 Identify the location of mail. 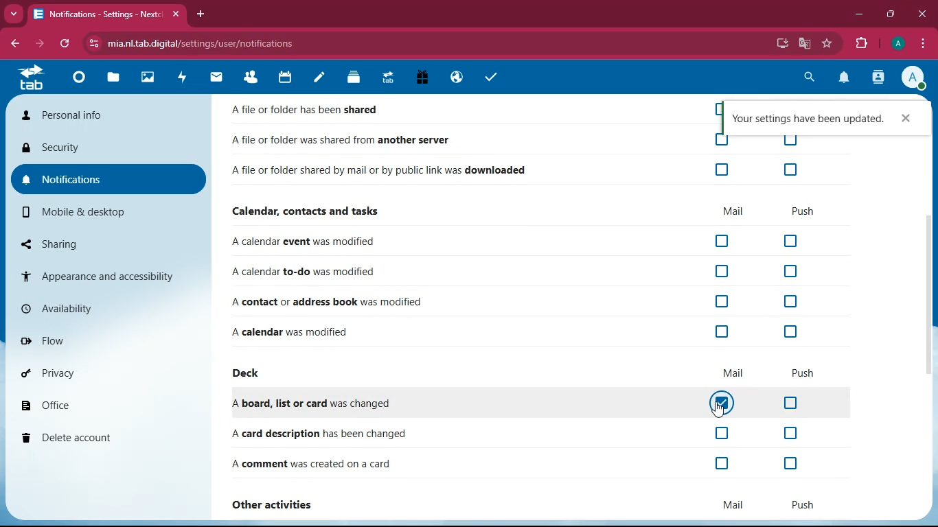
(731, 505).